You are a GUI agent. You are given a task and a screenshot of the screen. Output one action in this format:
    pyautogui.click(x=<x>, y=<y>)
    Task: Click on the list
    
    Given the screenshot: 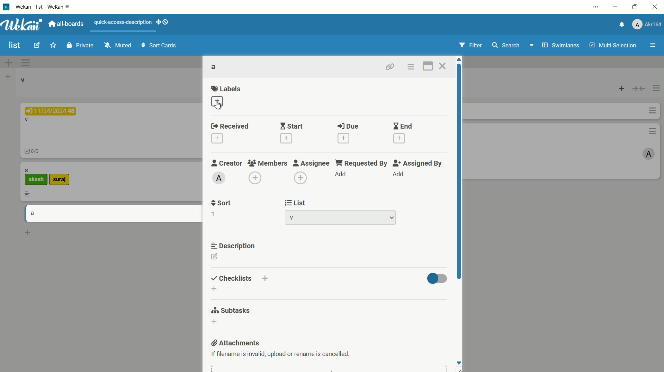 What is the action you would take?
    pyautogui.click(x=296, y=203)
    